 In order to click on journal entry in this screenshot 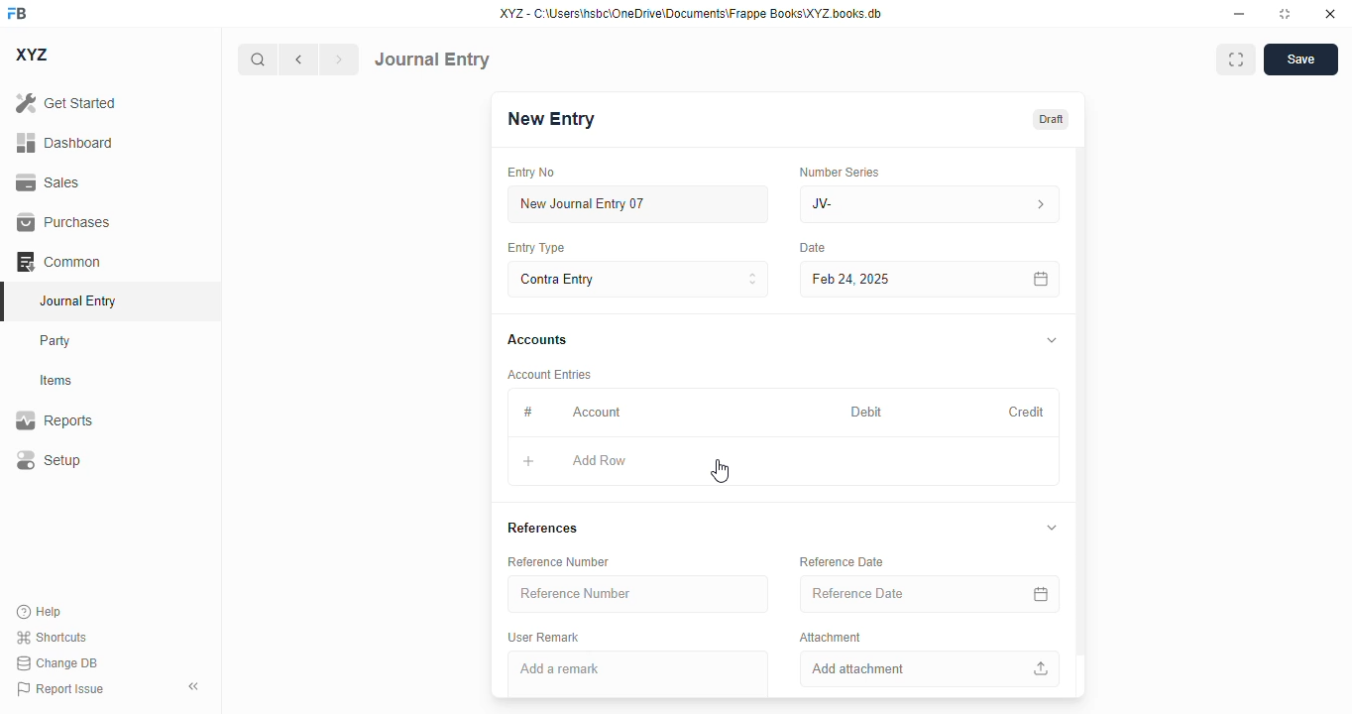, I will do `click(432, 59)`.